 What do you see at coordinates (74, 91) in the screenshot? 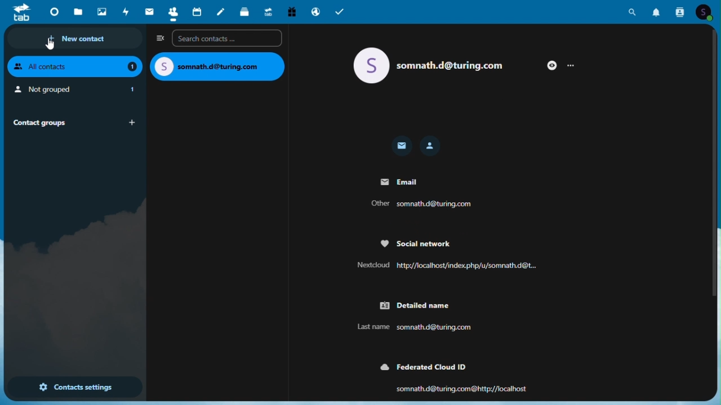
I see `Not grouped` at bounding box center [74, 91].